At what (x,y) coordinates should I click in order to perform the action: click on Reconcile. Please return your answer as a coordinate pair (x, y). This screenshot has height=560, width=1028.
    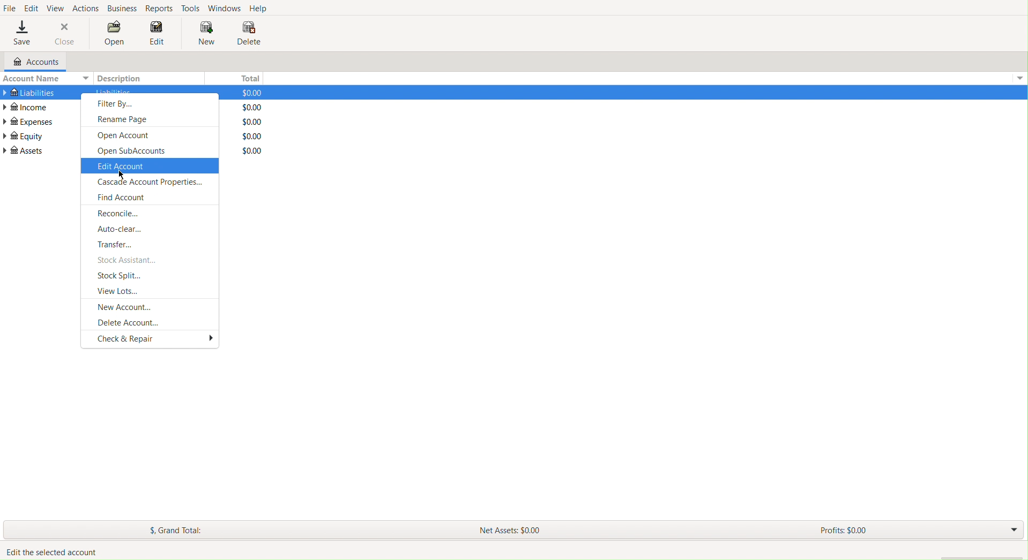
    Looking at the image, I should click on (121, 213).